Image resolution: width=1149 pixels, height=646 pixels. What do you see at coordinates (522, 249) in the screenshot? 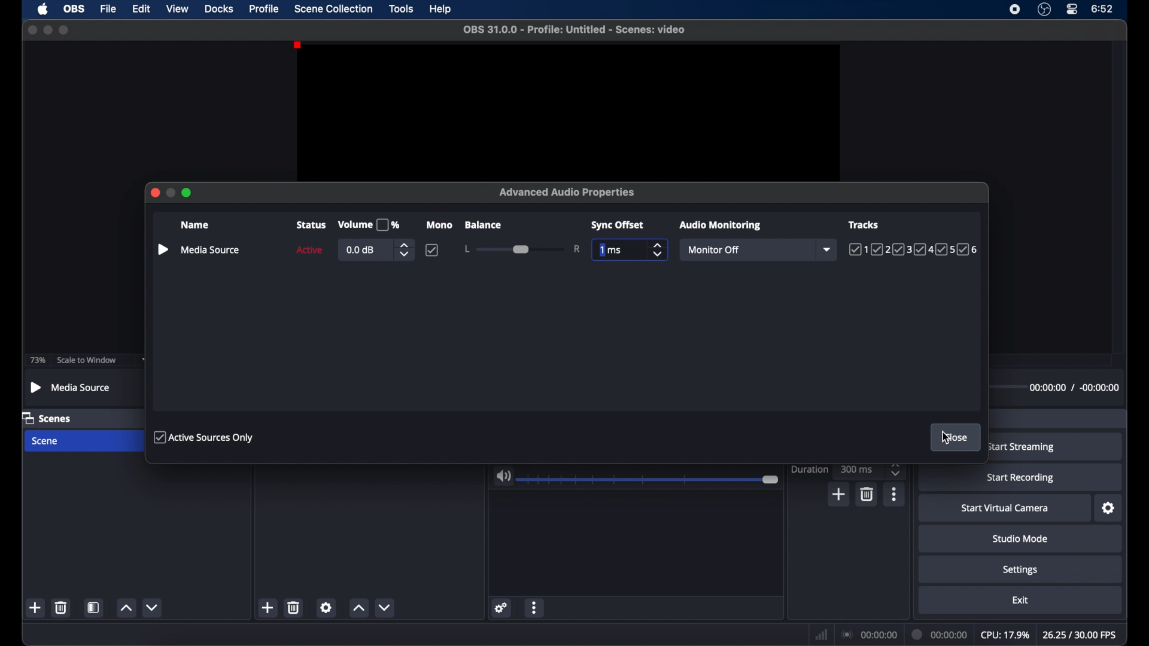
I see `slider` at bounding box center [522, 249].